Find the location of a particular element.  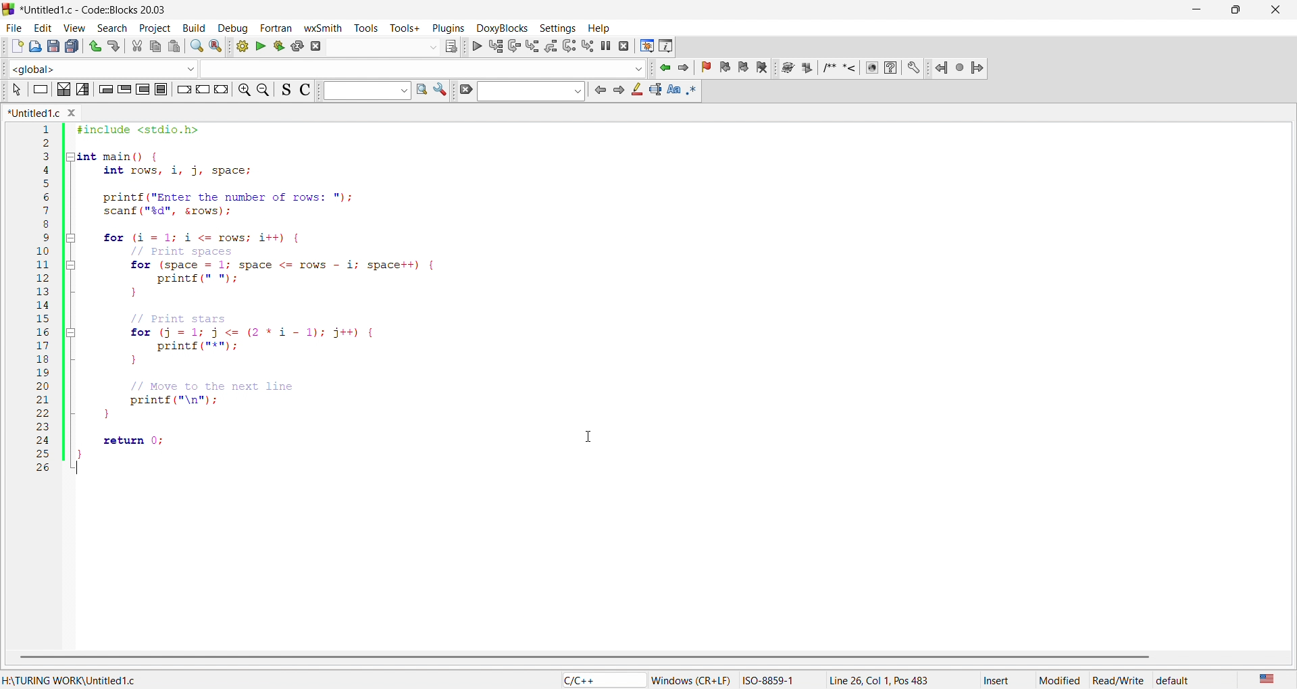

icon is located at coordinates (618, 92).